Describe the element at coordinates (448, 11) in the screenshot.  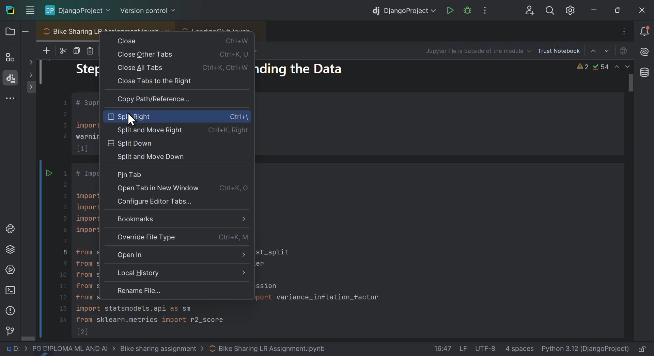
I see `run Django project` at that location.